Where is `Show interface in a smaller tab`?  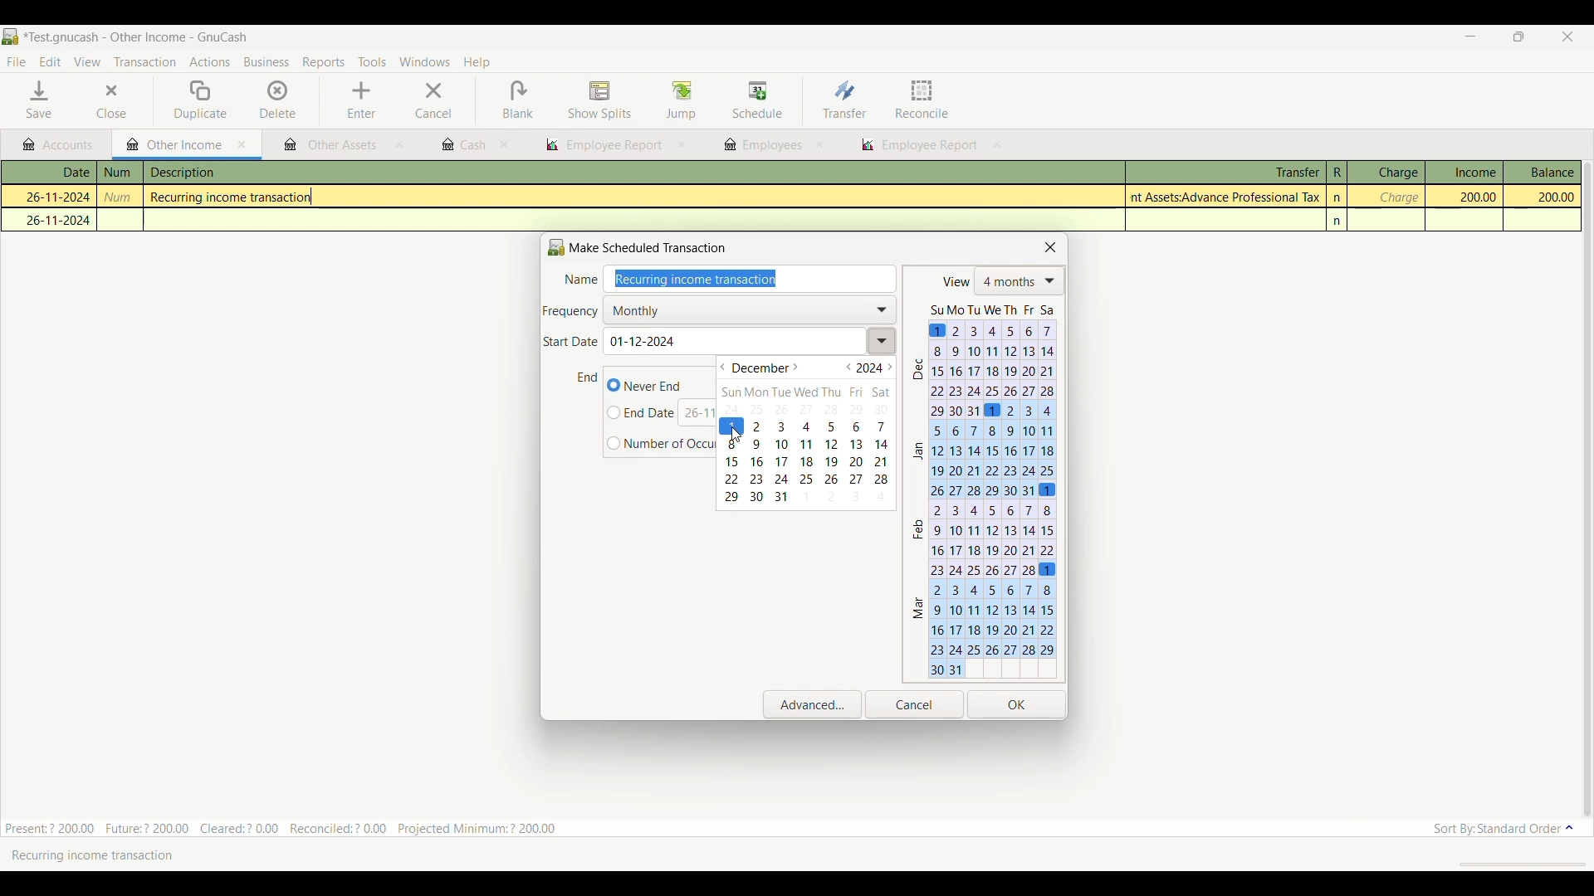
Show interface in a smaller tab is located at coordinates (1522, 38).